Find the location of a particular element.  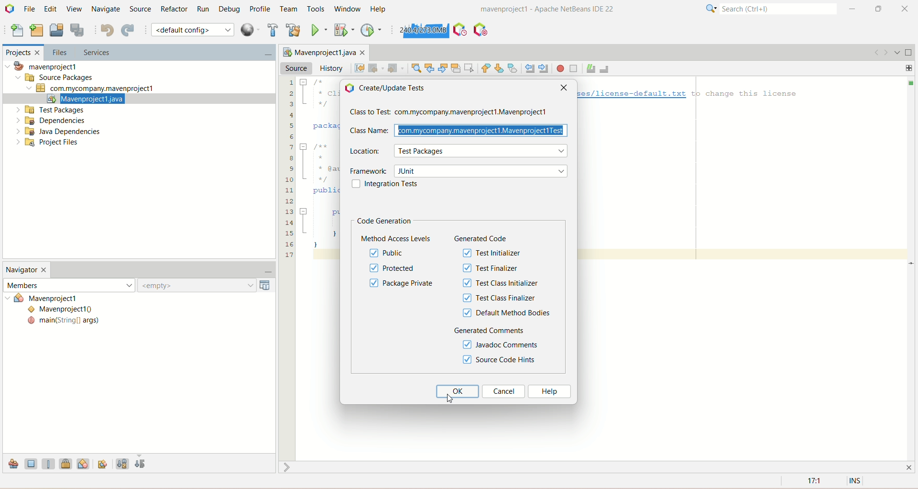

mavenproject1-Apache NetBeans IDE22 is located at coordinates (524, 10).